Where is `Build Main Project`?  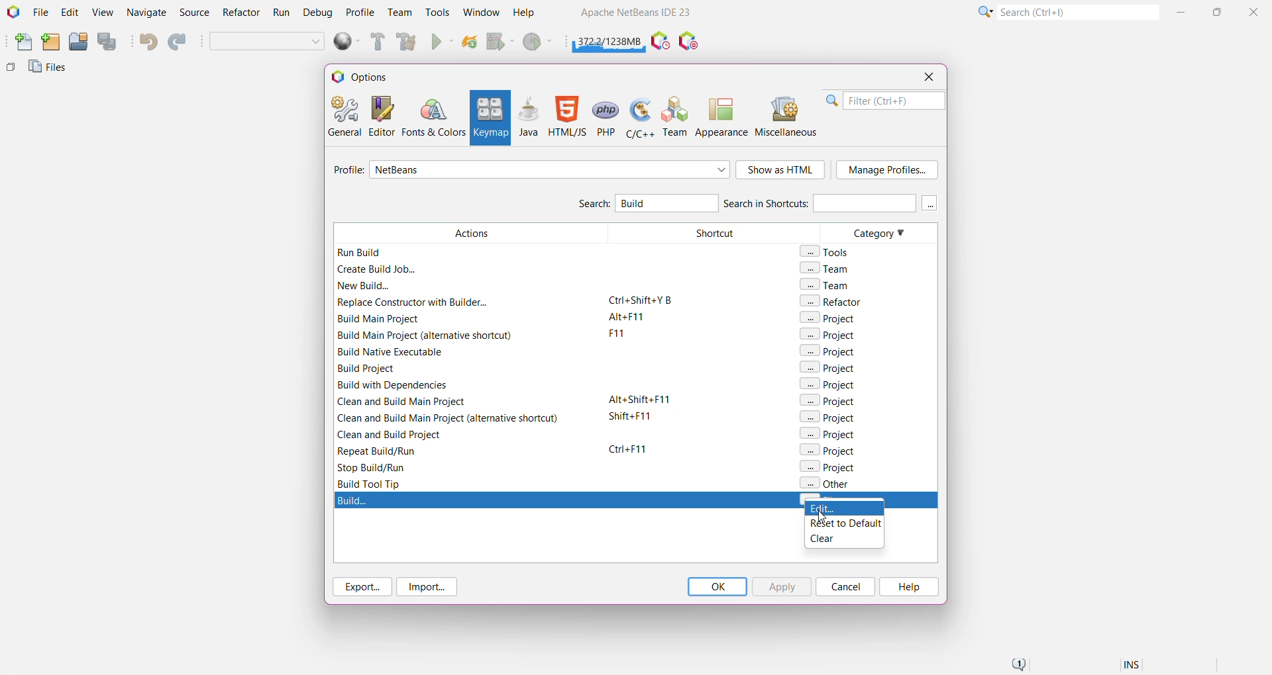 Build Main Project is located at coordinates (376, 42).